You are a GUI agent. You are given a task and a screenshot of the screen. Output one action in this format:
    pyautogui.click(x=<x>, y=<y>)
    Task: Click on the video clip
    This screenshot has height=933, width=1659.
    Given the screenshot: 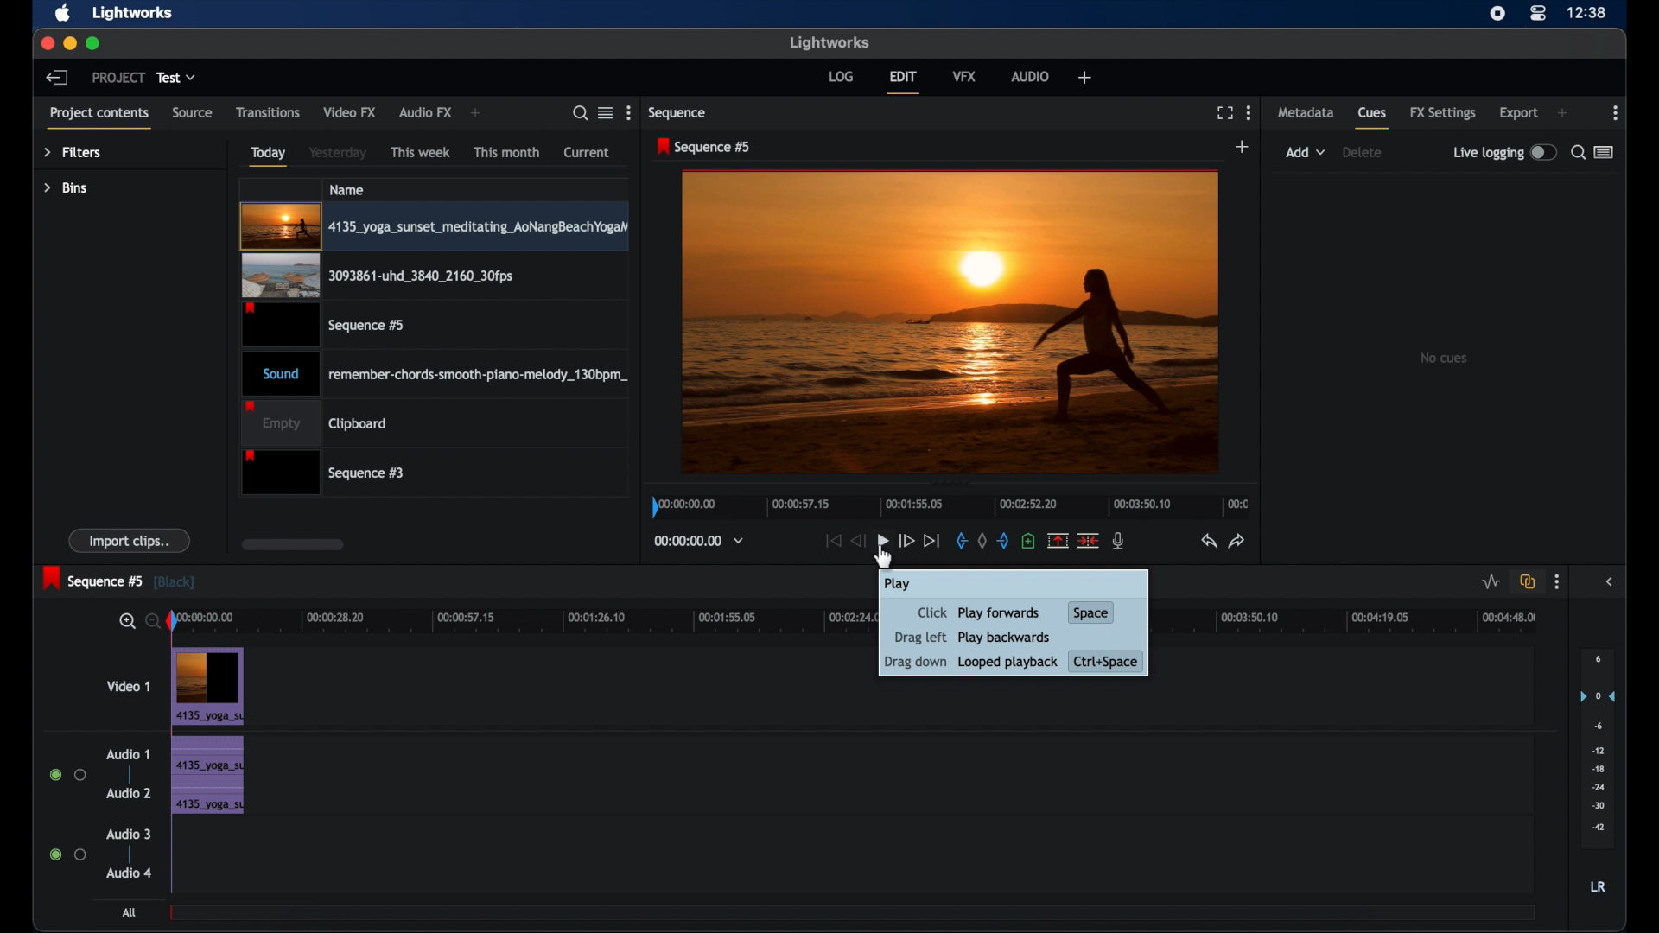 What is the action you would take?
    pyautogui.click(x=377, y=276)
    